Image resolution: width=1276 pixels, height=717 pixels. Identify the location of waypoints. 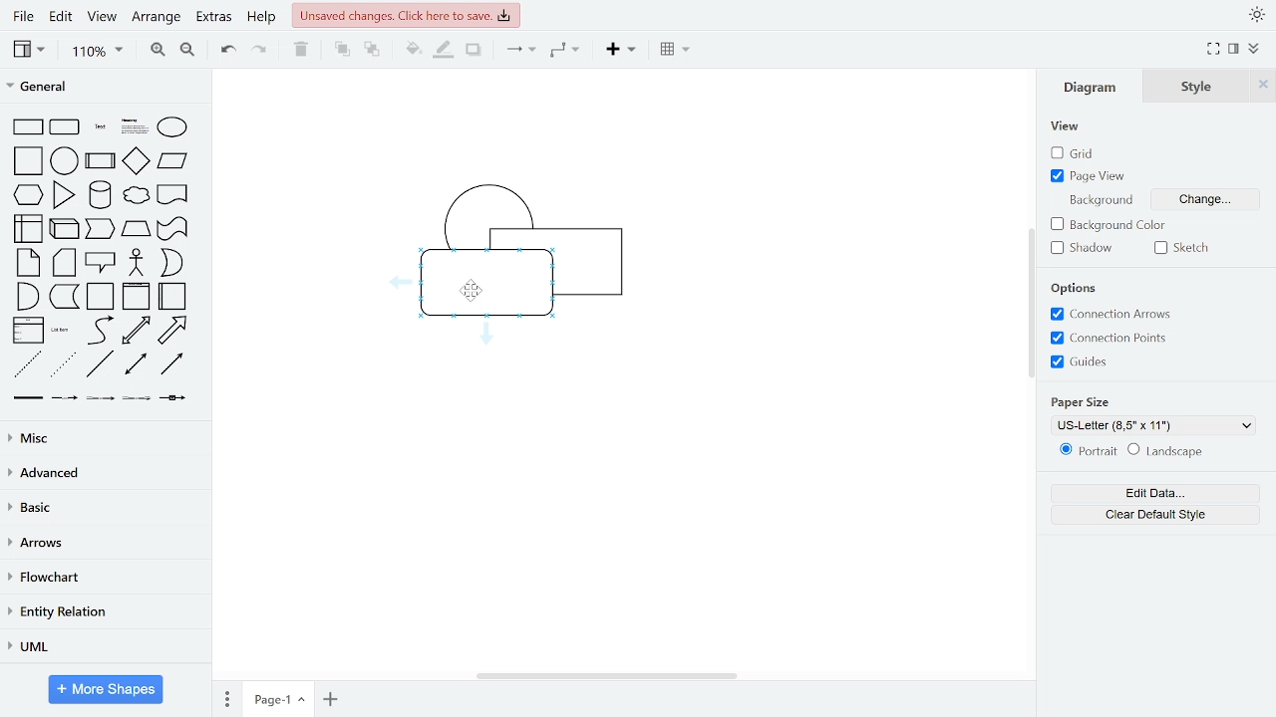
(566, 52).